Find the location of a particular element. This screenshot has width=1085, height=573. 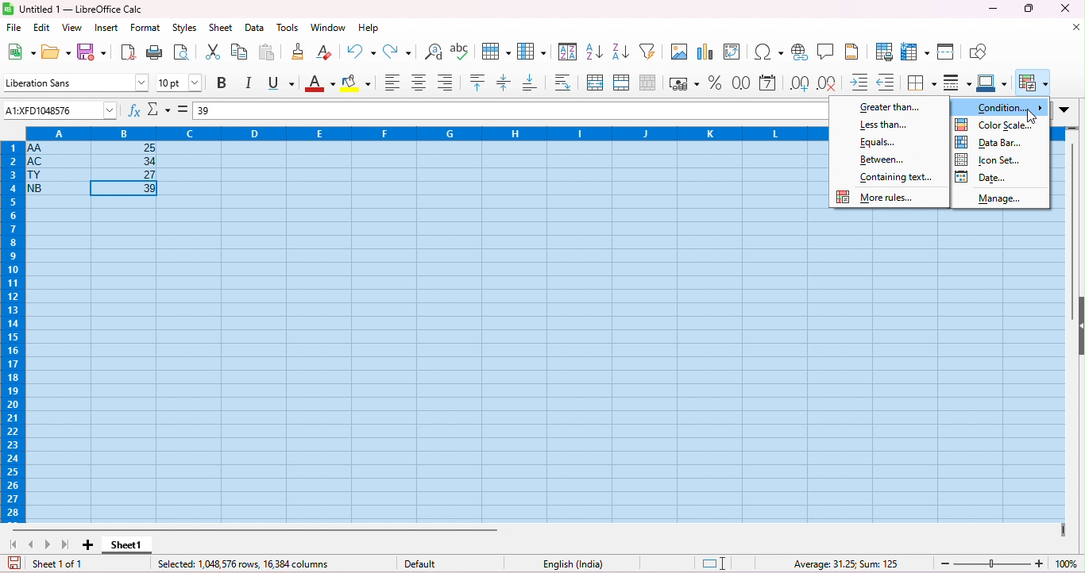

italics is located at coordinates (250, 83).